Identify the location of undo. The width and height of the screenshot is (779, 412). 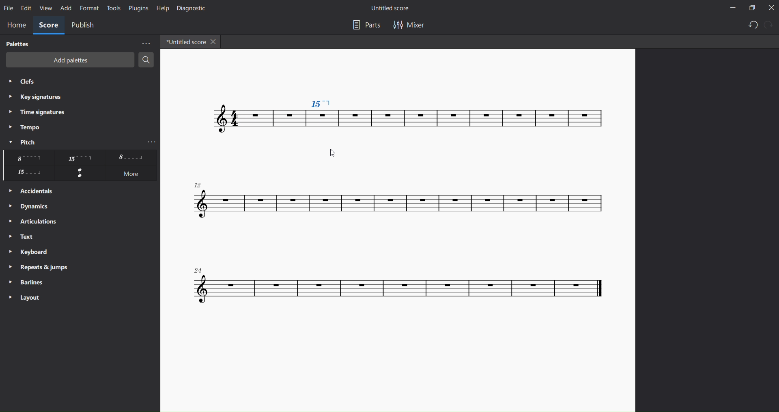
(752, 25).